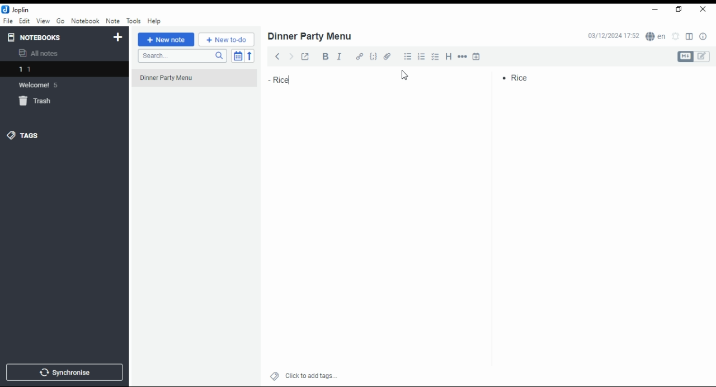 This screenshot has height=387, width=716. What do you see at coordinates (251, 55) in the screenshot?
I see `reverse sort order` at bounding box center [251, 55].